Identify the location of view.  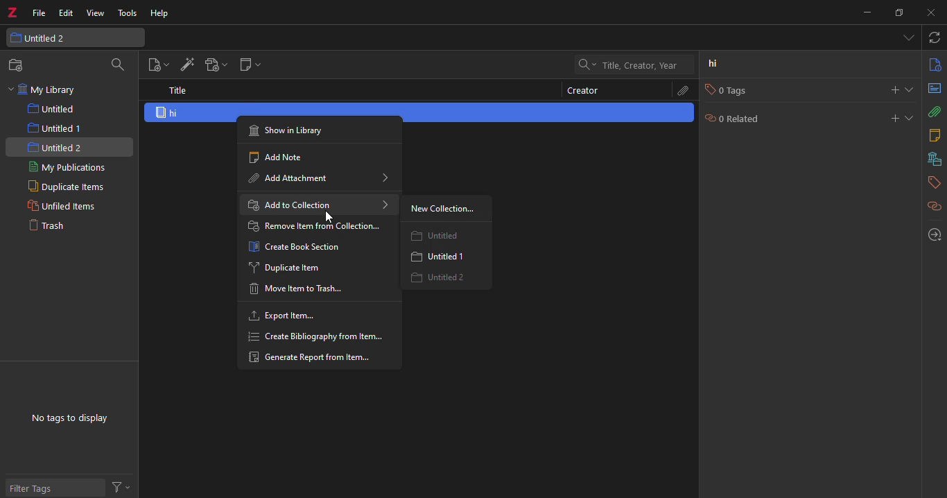
(95, 14).